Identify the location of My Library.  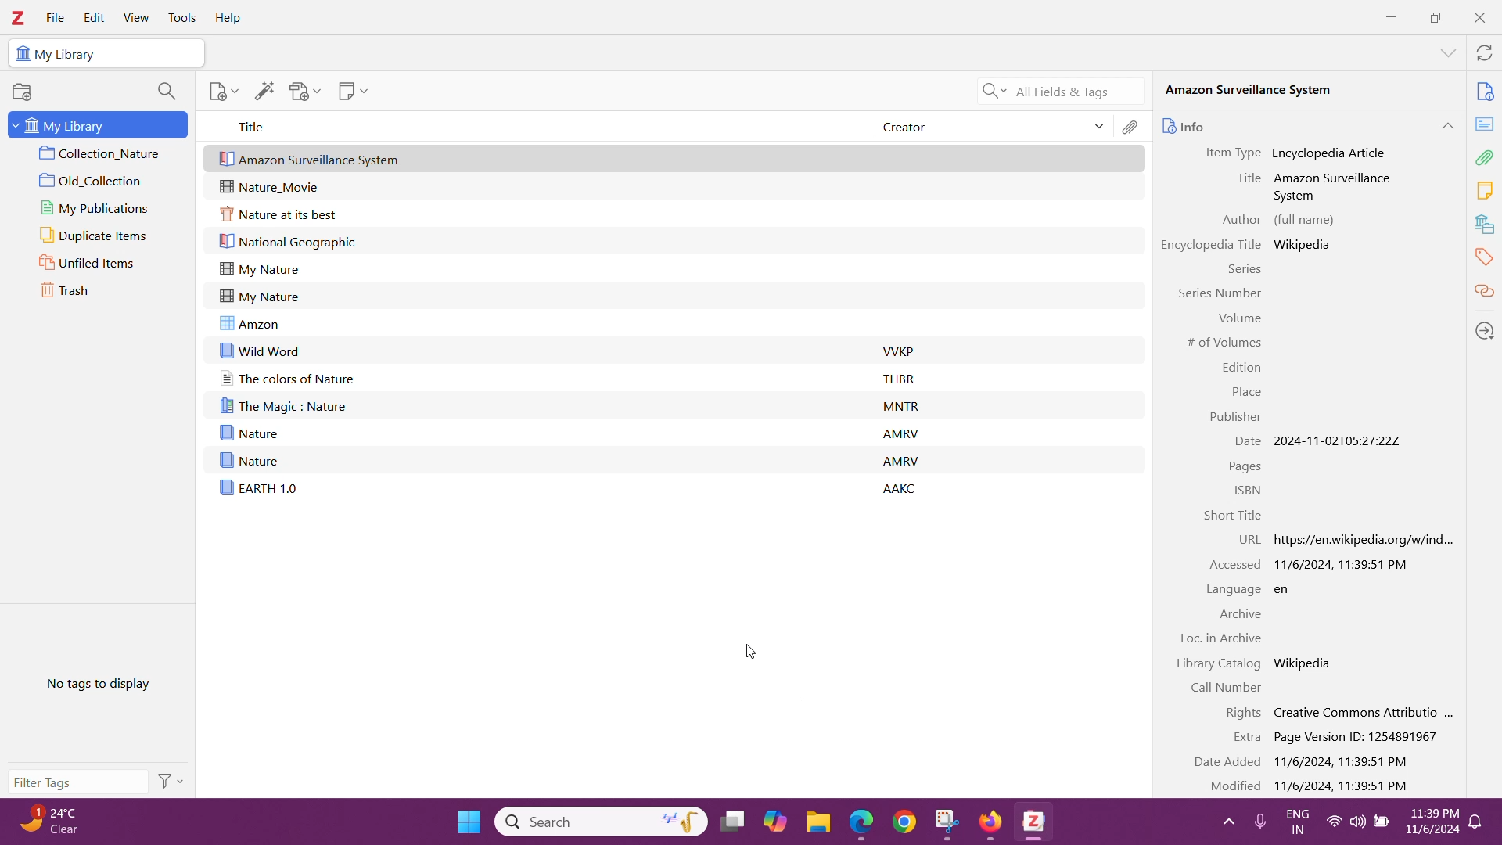
(105, 125).